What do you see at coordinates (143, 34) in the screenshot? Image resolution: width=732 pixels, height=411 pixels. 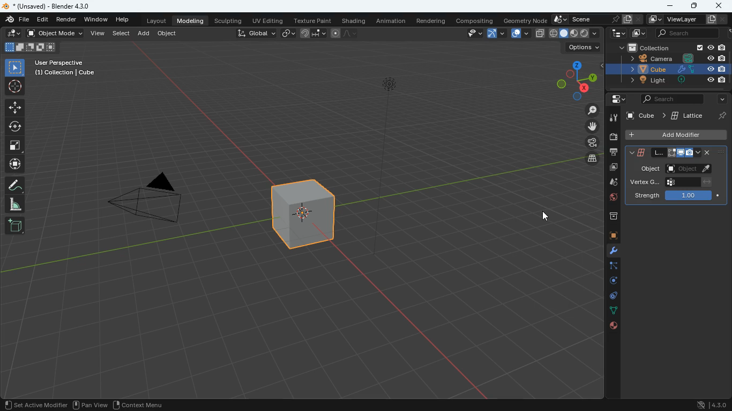 I see `add` at bounding box center [143, 34].